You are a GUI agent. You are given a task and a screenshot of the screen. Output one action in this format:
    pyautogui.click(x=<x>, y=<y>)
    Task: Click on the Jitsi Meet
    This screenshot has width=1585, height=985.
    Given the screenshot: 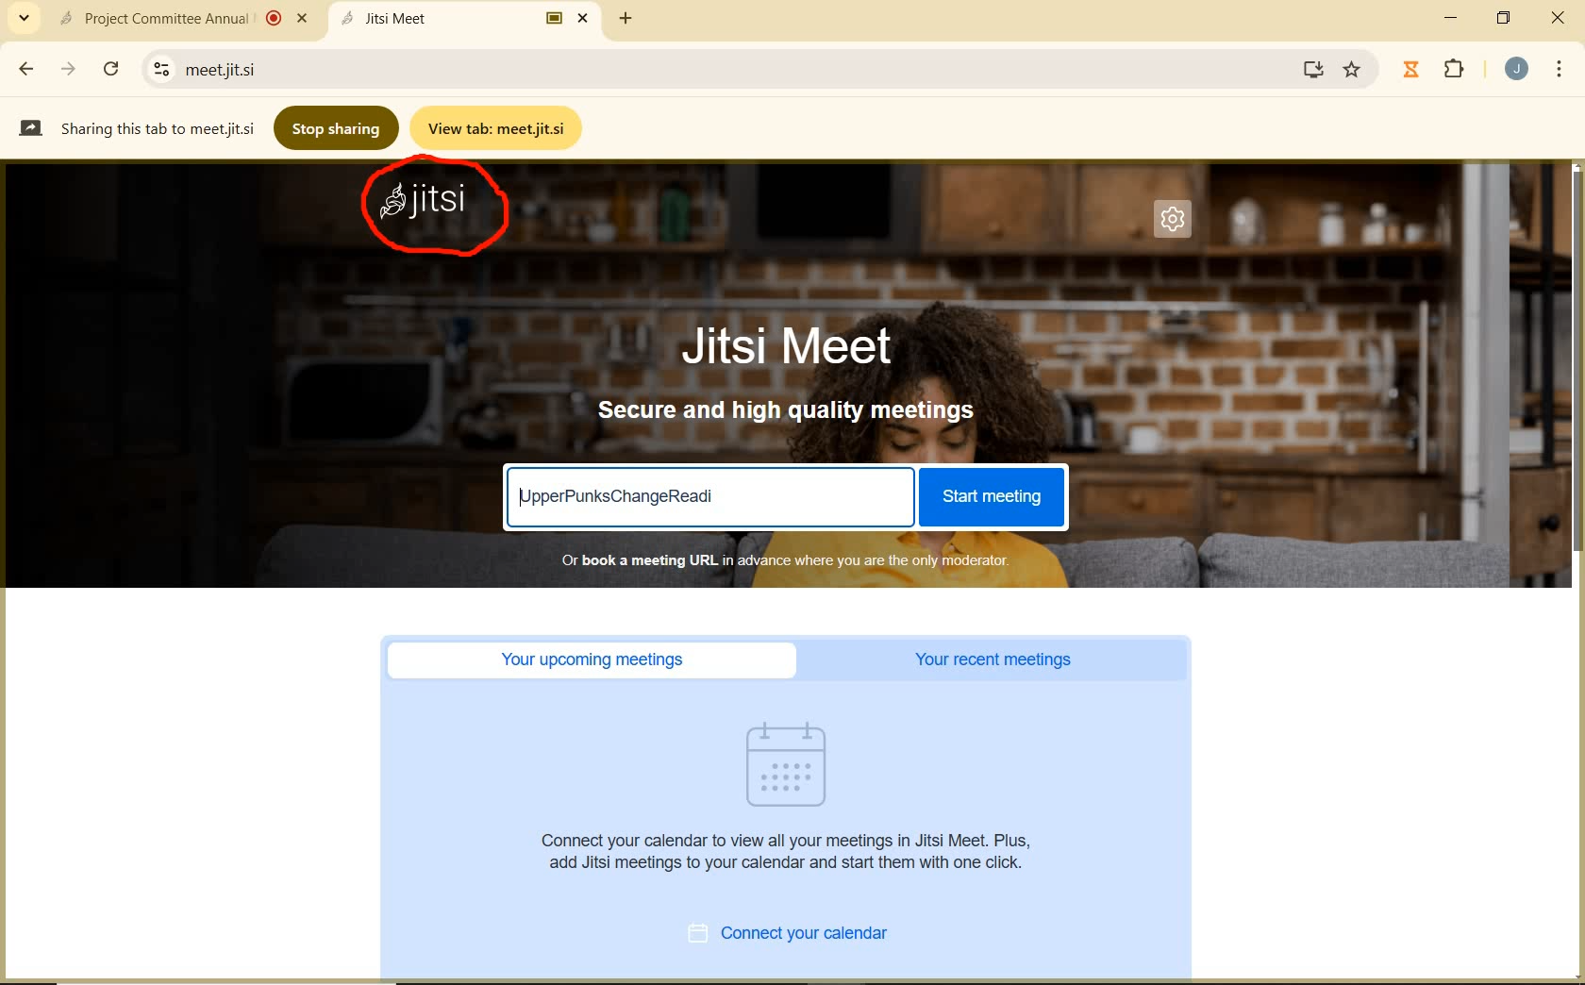 What is the action you would take?
    pyautogui.click(x=468, y=18)
    